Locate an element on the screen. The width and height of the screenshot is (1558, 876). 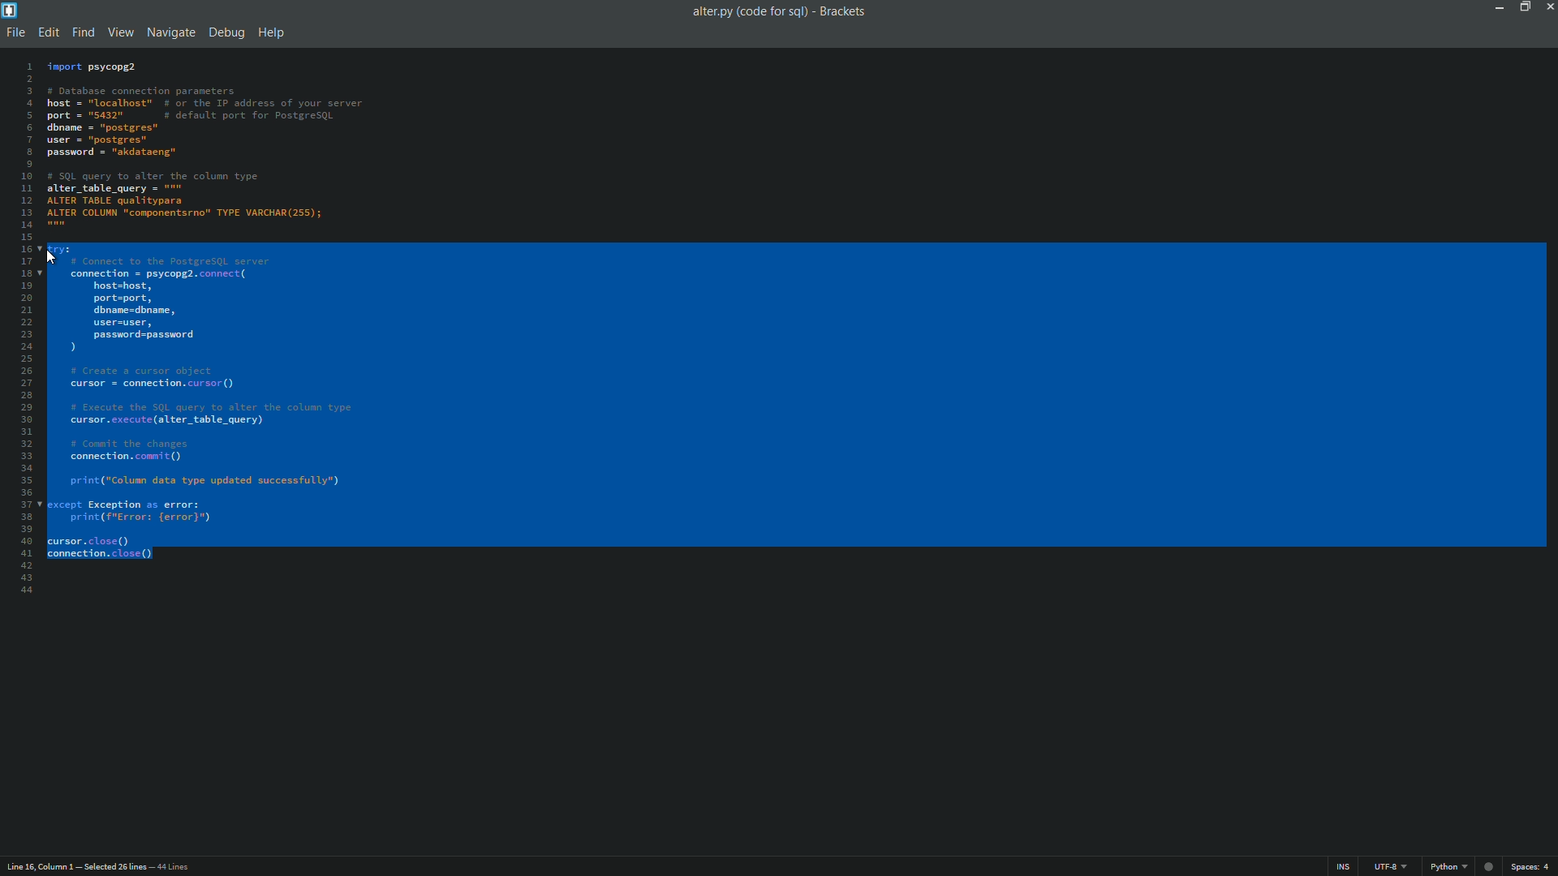
number of lines is located at coordinates (144, 869).